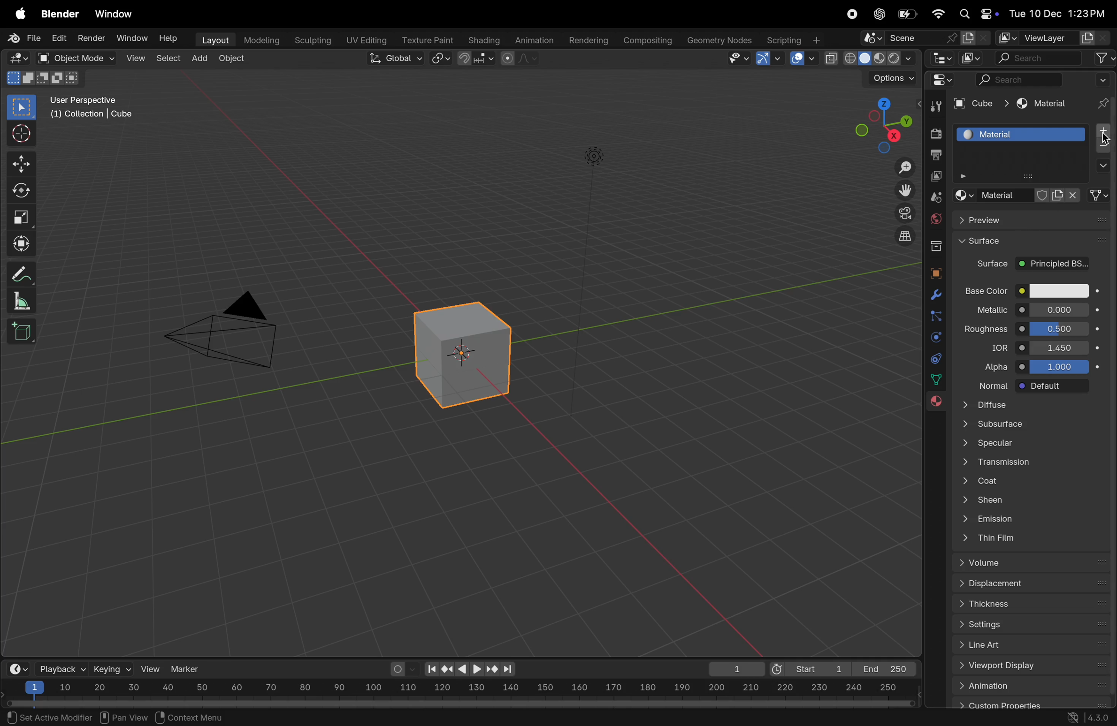 Image resolution: width=1117 pixels, height=726 pixels. What do you see at coordinates (1056, 14) in the screenshot?
I see `Tue 12 dec 1.23 pm` at bounding box center [1056, 14].